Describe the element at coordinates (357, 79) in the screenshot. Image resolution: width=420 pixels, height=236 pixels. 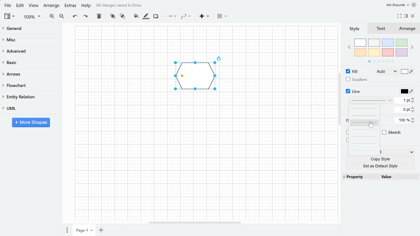
I see `Gradient` at that location.